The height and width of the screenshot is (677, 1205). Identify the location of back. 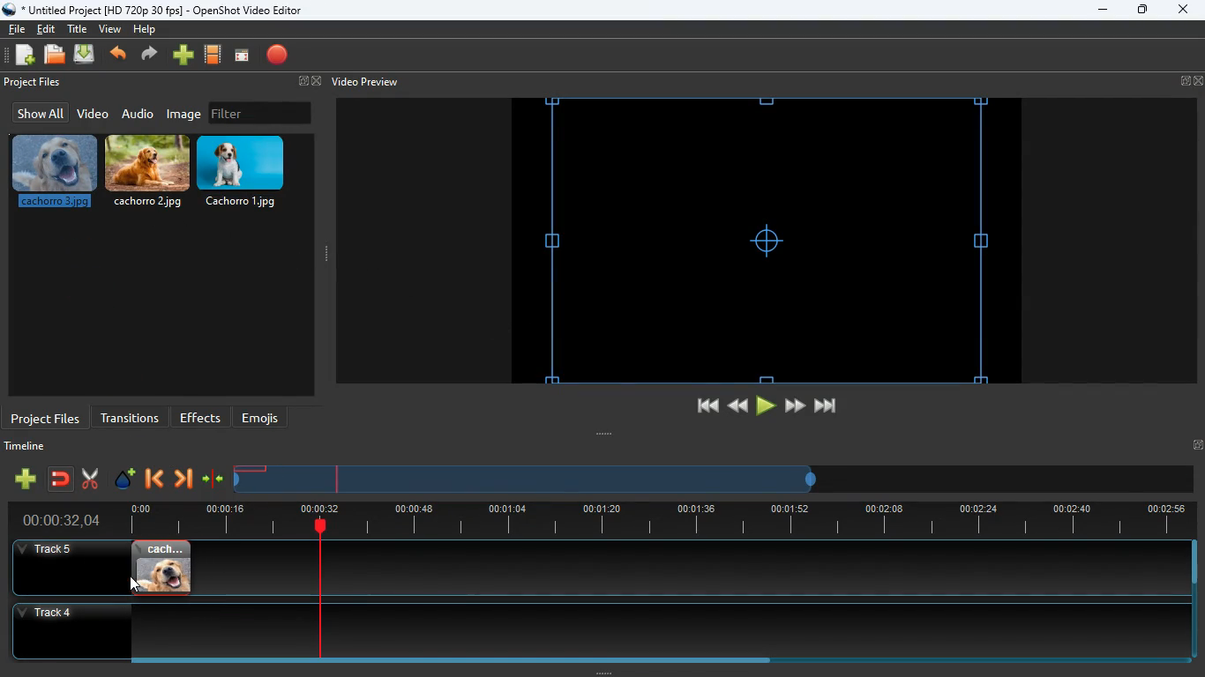
(153, 480).